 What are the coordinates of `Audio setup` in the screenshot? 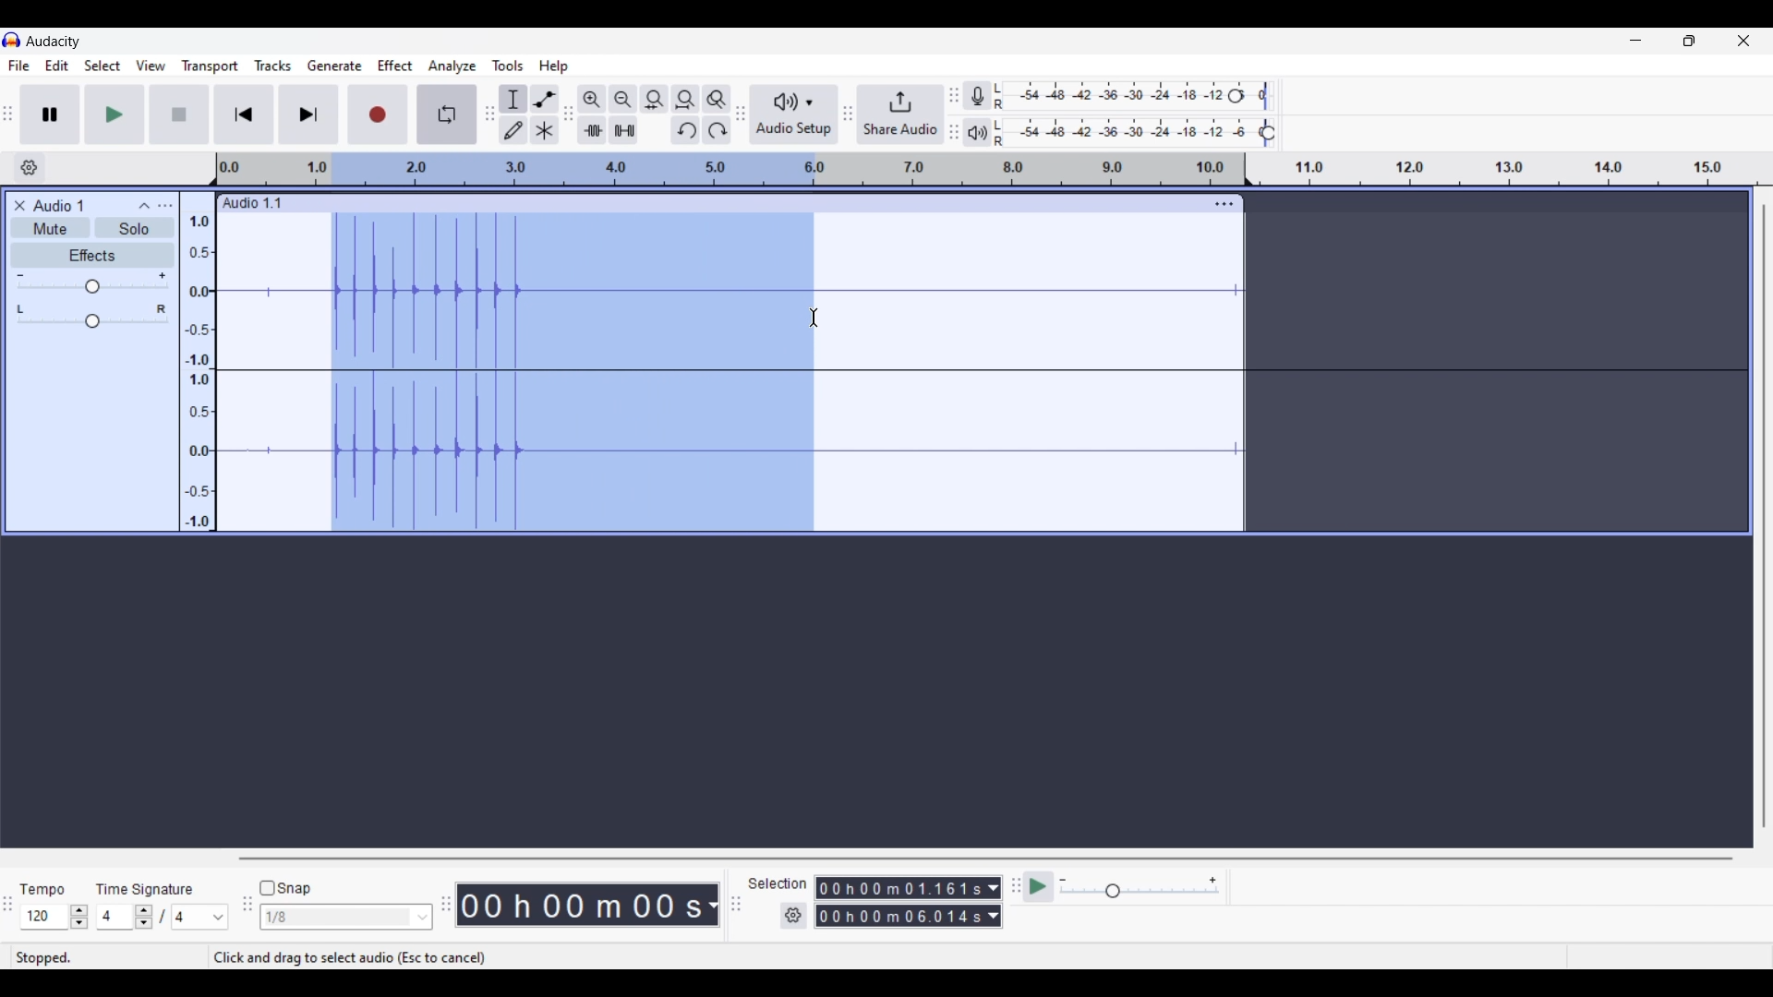 It's located at (795, 114).